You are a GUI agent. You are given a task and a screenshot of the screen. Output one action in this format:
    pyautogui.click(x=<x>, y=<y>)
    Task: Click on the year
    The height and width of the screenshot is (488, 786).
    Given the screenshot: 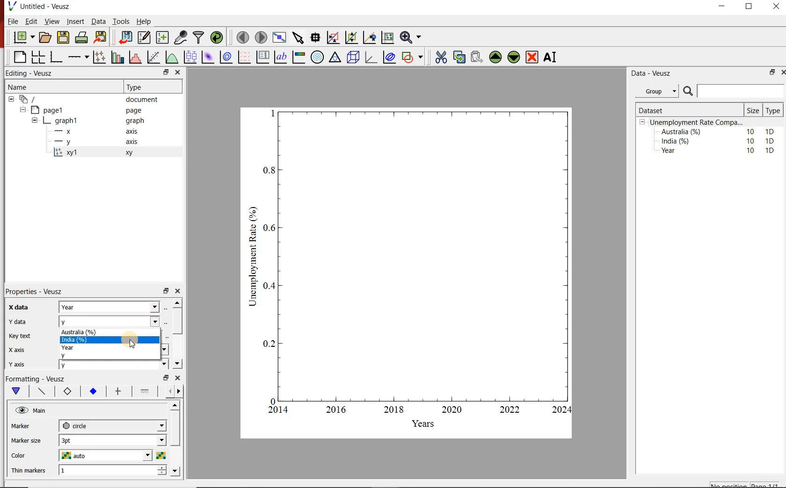 What is the action you would take?
    pyautogui.click(x=111, y=348)
    